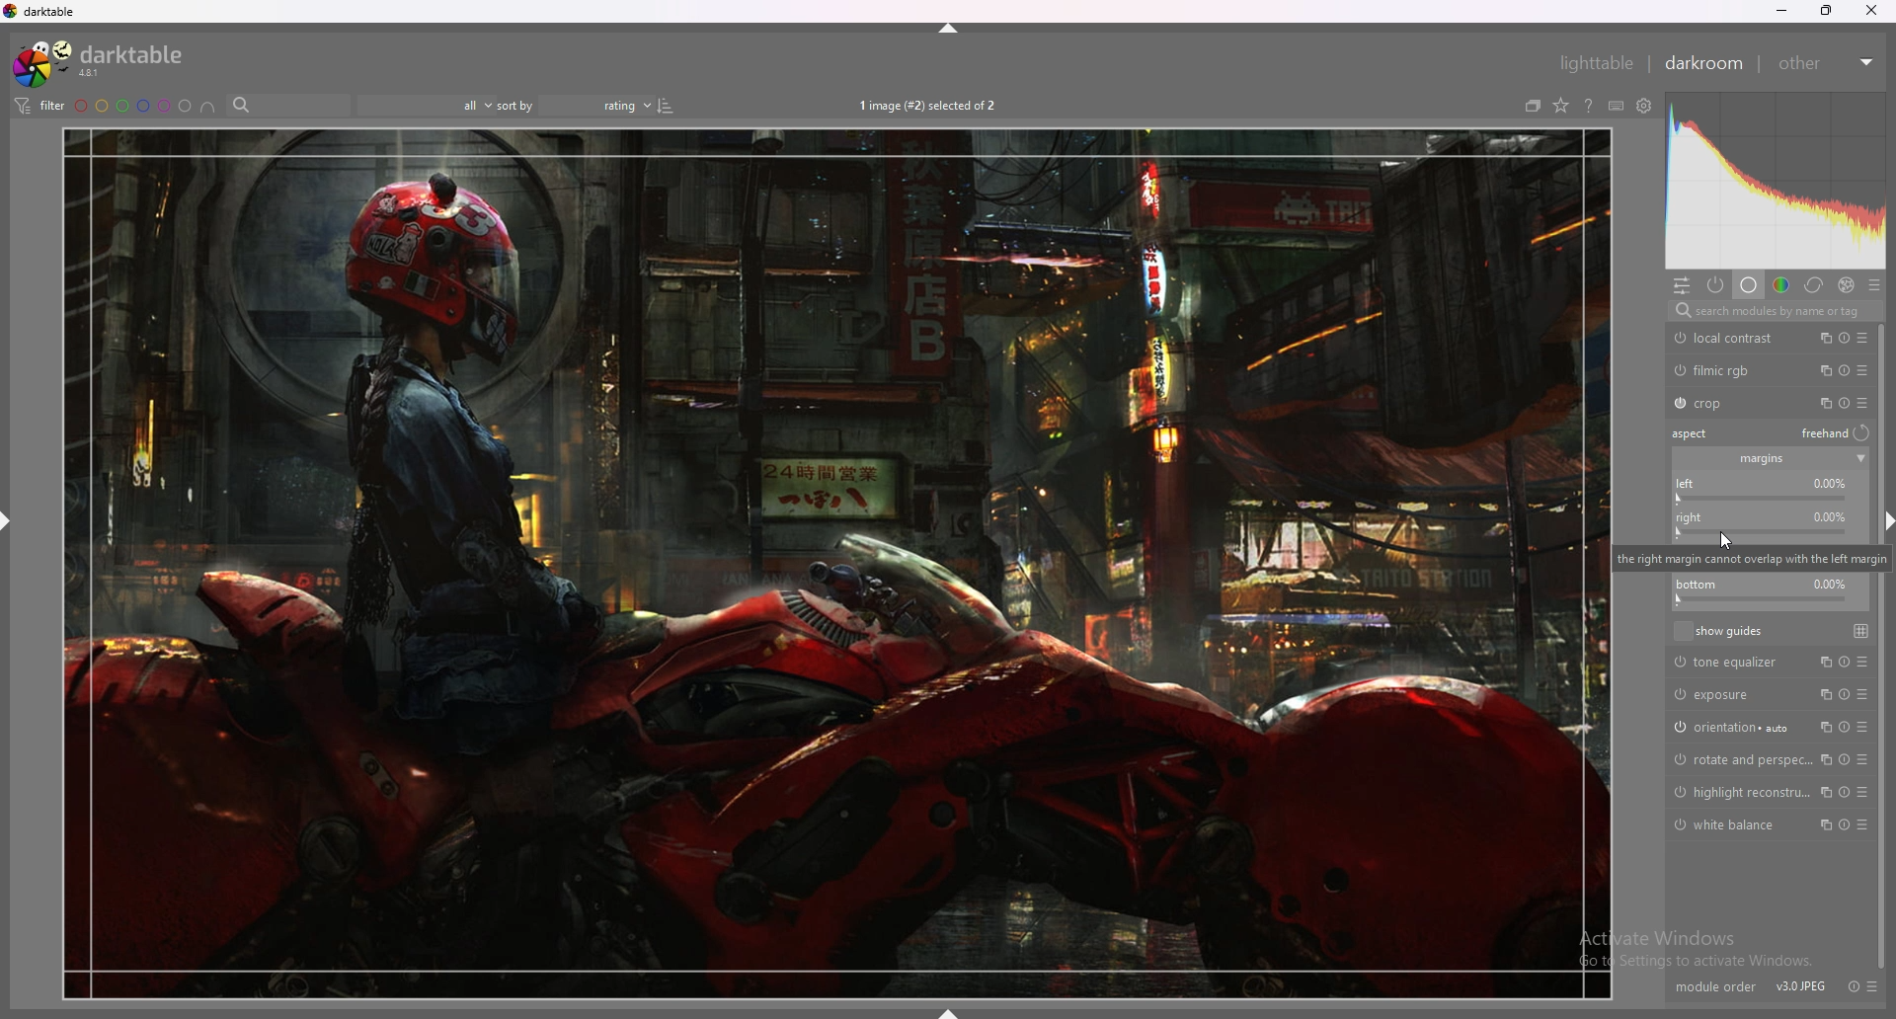 The height and width of the screenshot is (1019, 1896). What do you see at coordinates (1846, 338) in the screenshot?
I see `reset` at bounding box center [1846, 338].